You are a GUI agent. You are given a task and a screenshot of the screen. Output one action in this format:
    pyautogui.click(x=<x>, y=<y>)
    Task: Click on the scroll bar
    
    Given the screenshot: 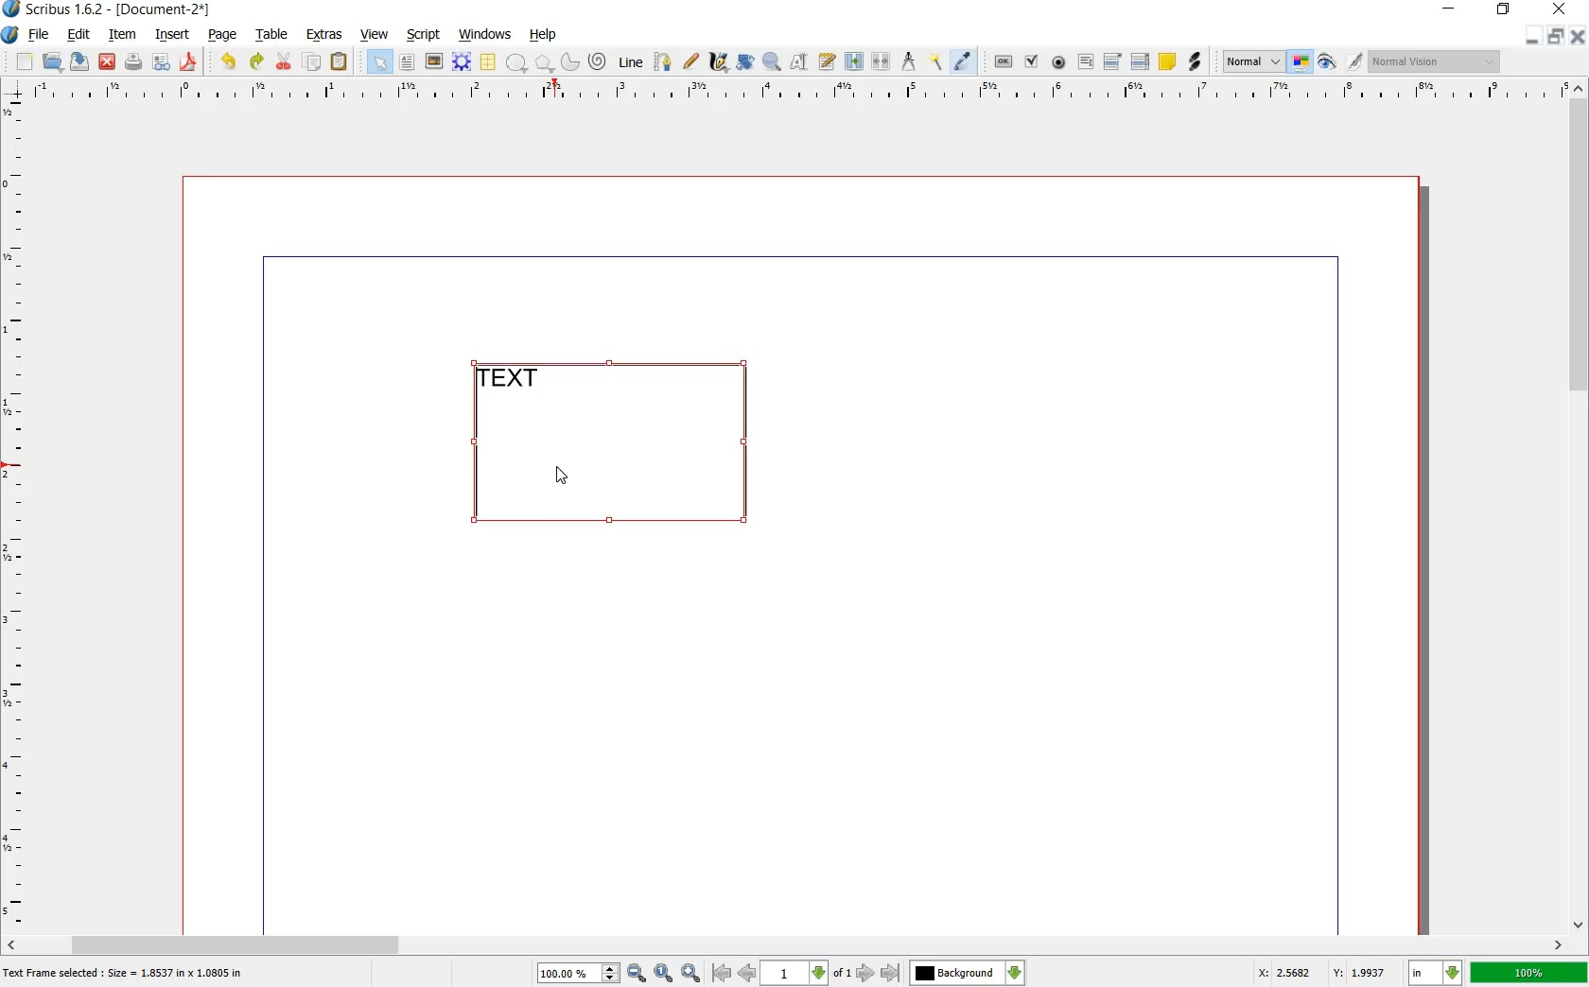 What is the action you would take?
    pyautogui.click(x=787, y=944)
    